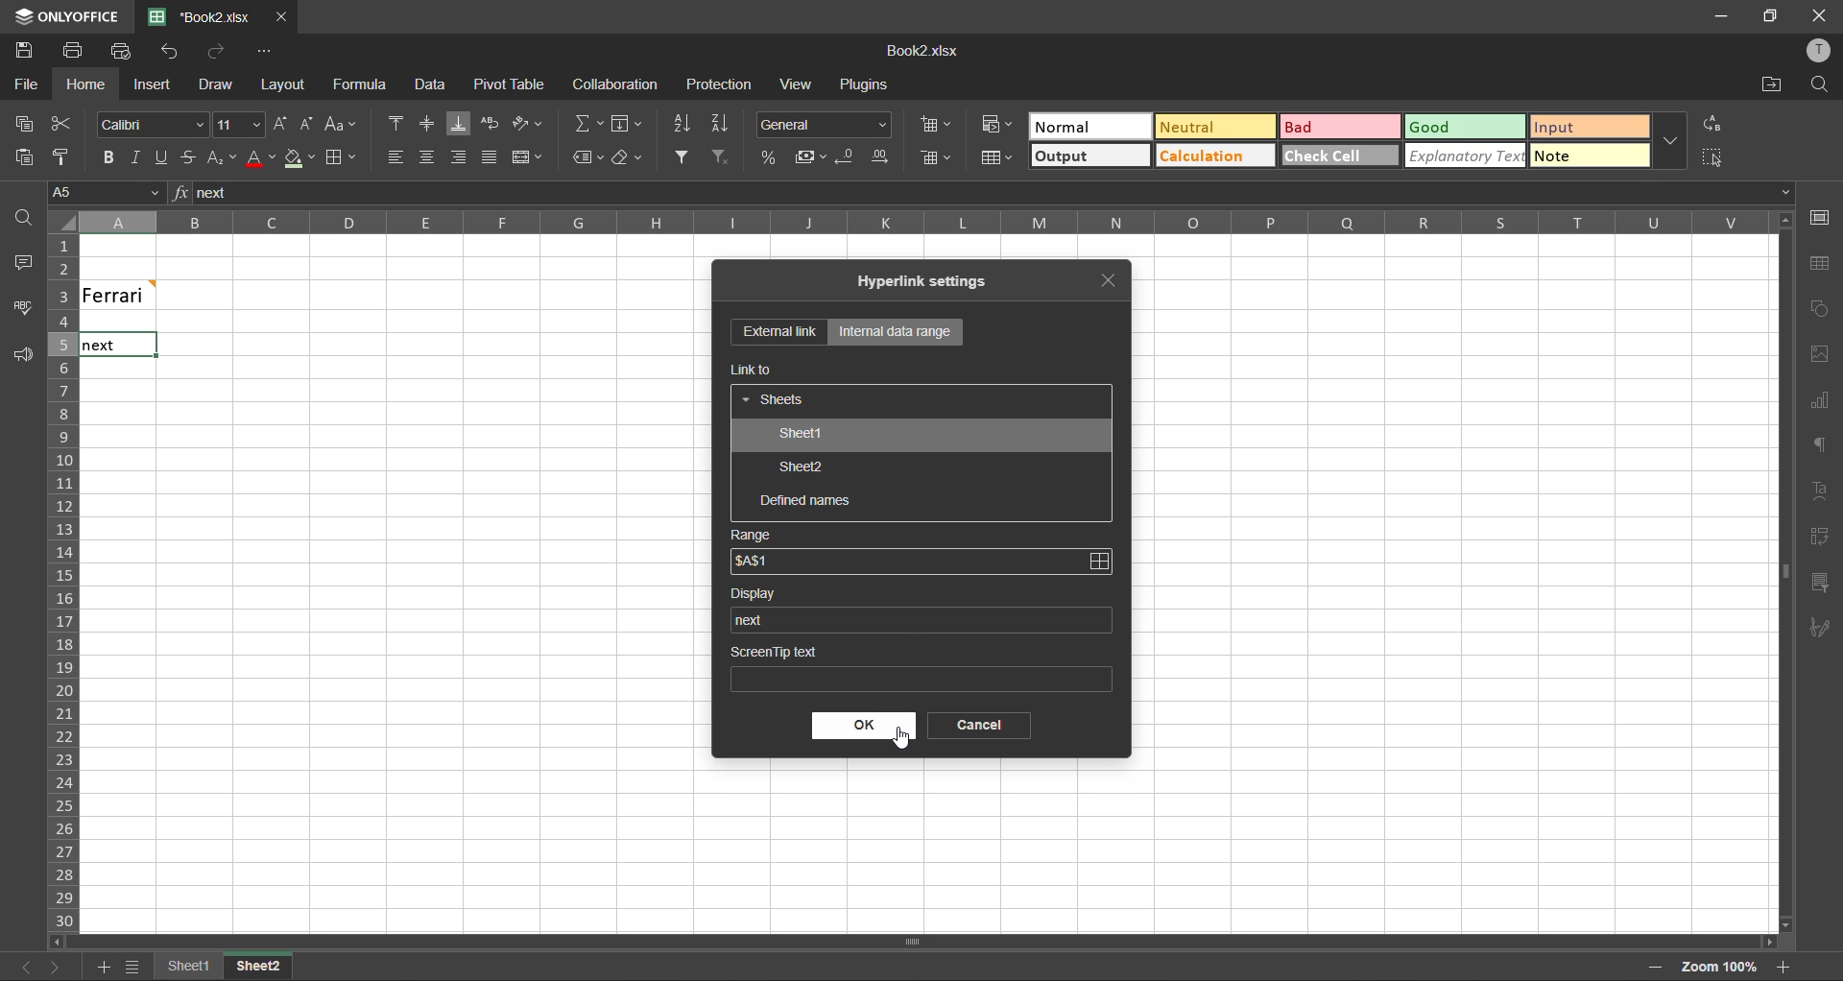 This screenshot has width=1843, height=981. Describe the element at coordinates (776, 401) in the screenshot. I see `sheets` at that location.